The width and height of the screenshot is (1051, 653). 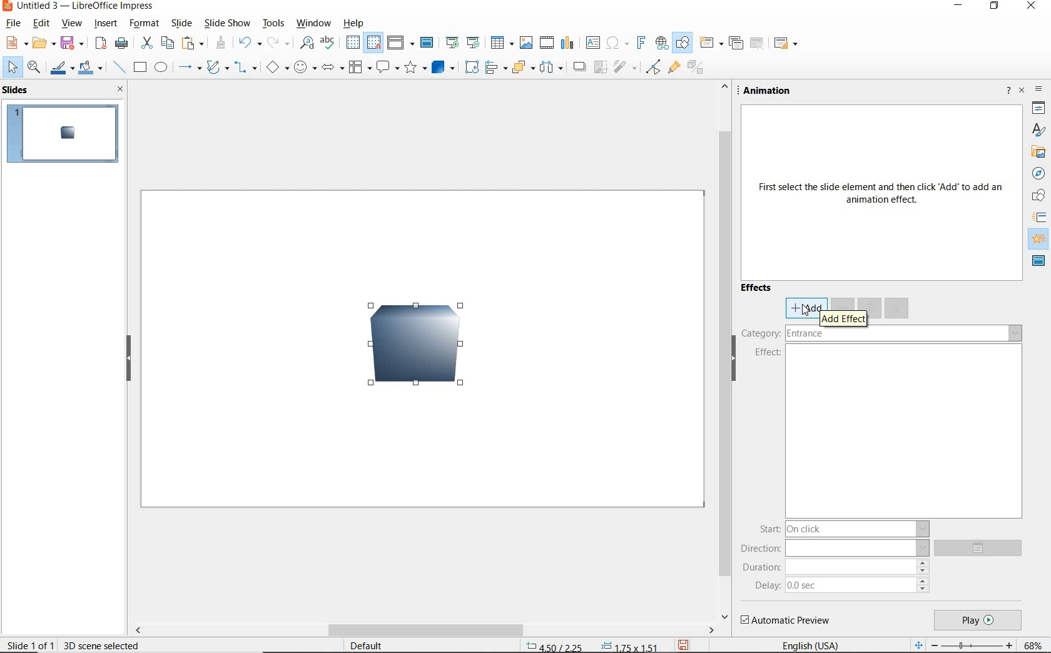 What do you see at coordinates (758, 290) in the screenshot?
I see `effects` at bounding box center [758, 290].